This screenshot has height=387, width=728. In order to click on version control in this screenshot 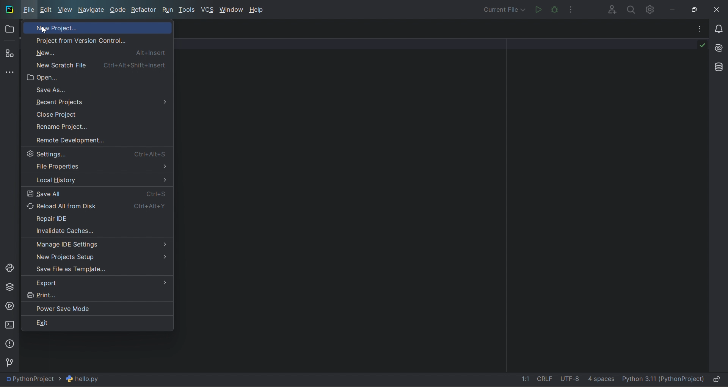, I will do `click(99, 39)`.